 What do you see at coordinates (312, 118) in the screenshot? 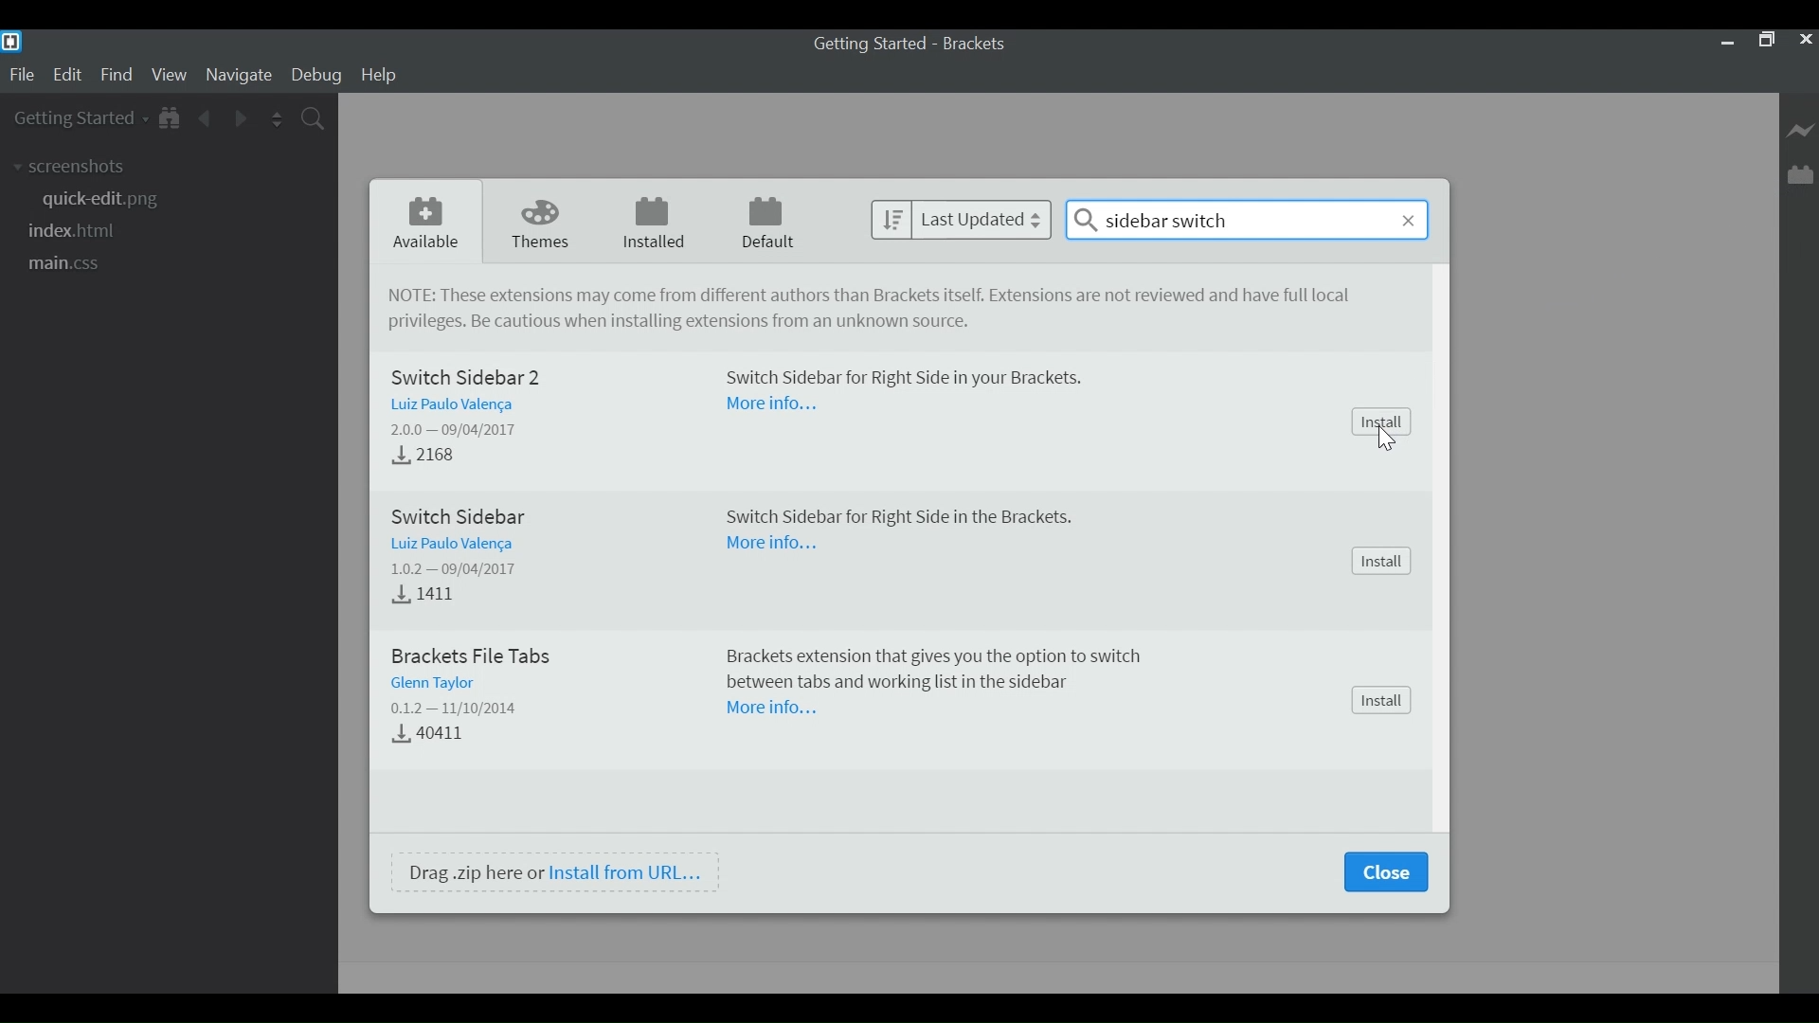
I see `Find in Files` at bounding box center [312, 118].